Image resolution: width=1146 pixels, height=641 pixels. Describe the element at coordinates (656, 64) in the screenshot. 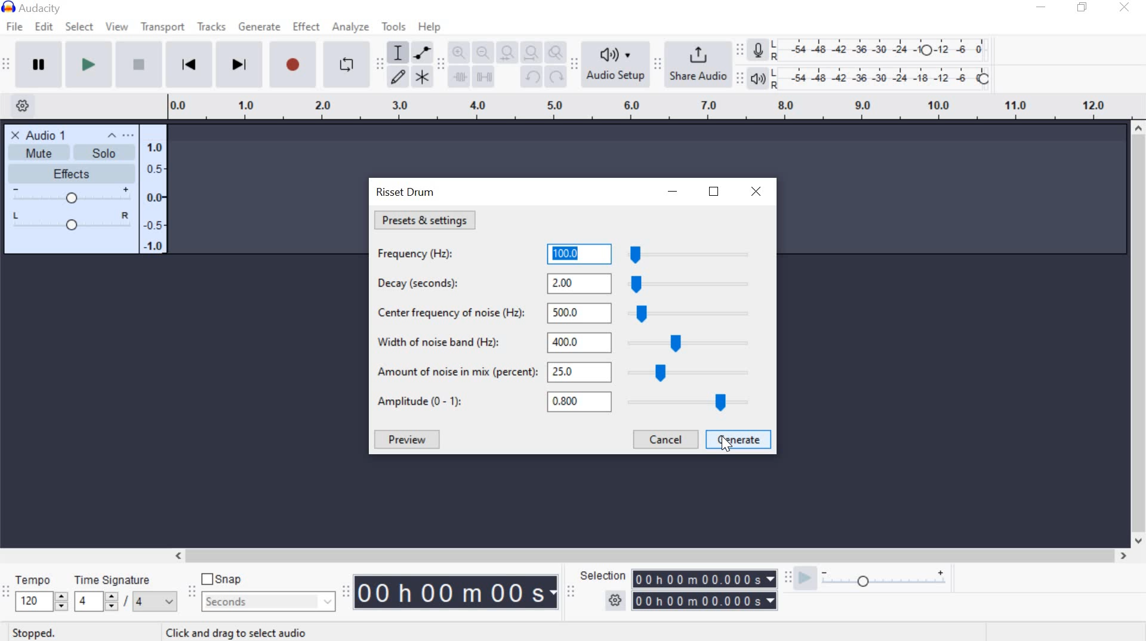

I see `Share Audio Toolbar` at that location.